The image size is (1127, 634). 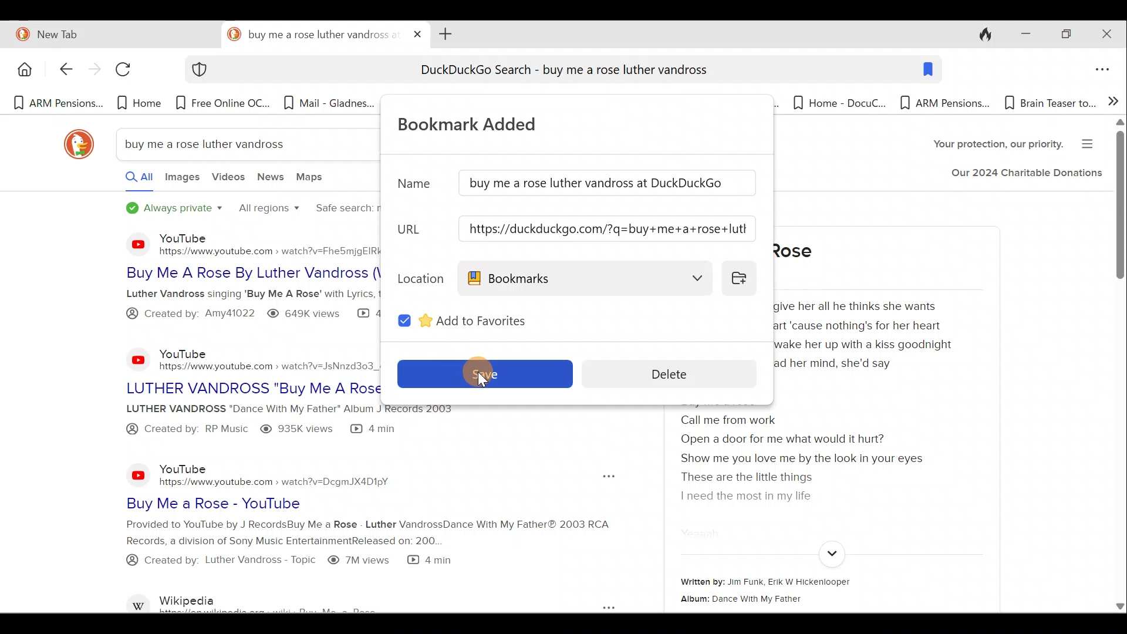 What do you see at coordinates (812, 591) in the screenshot?
I see `Written by: Jim Funk, Erik W Hickenlooper
Album: Dance With My Father` at bounding box center [812, 591].